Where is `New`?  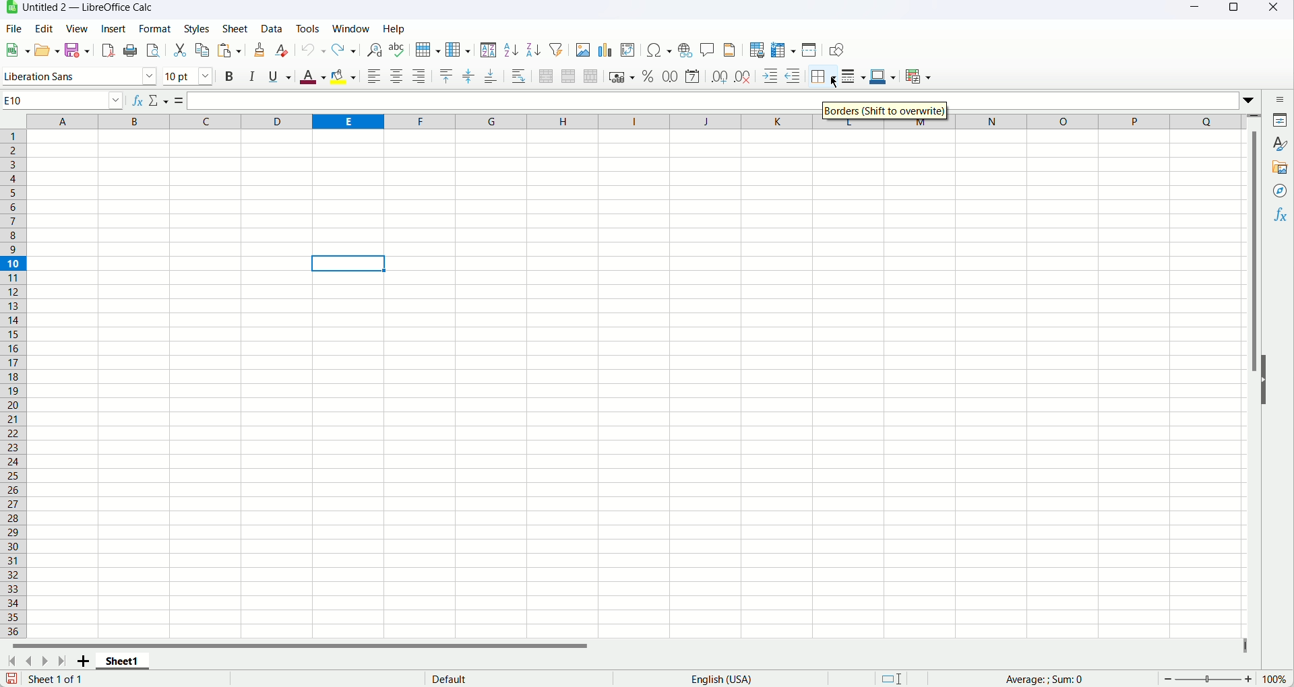
New is located at coordinates (16, 50).